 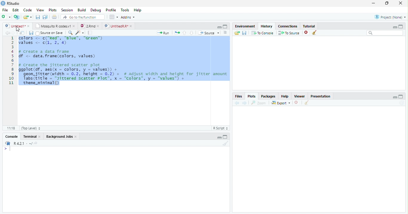 I want to click on New File, so click(x=6, y=17).